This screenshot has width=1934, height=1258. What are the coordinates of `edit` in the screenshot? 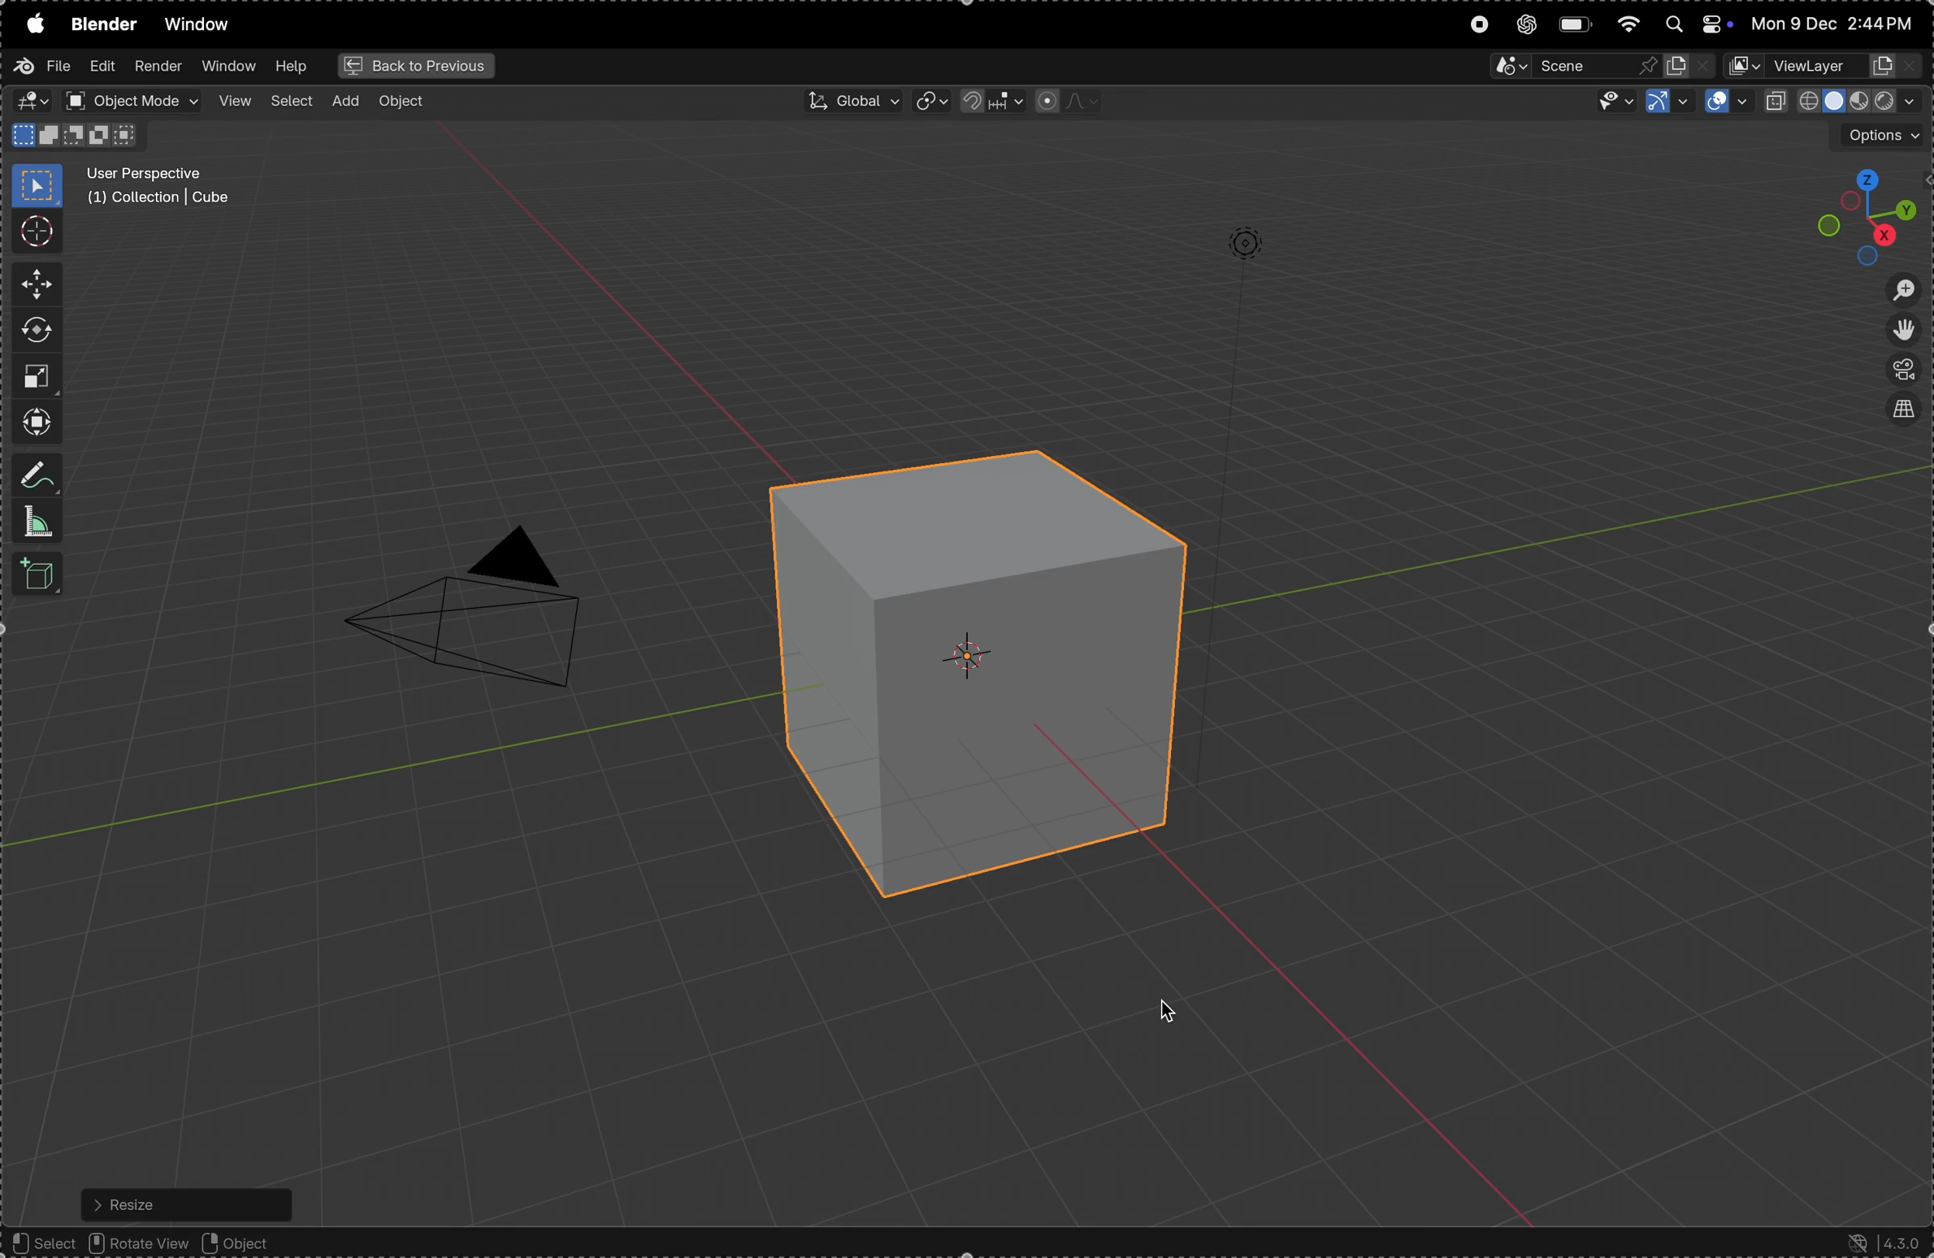 It's located at (98, 67).